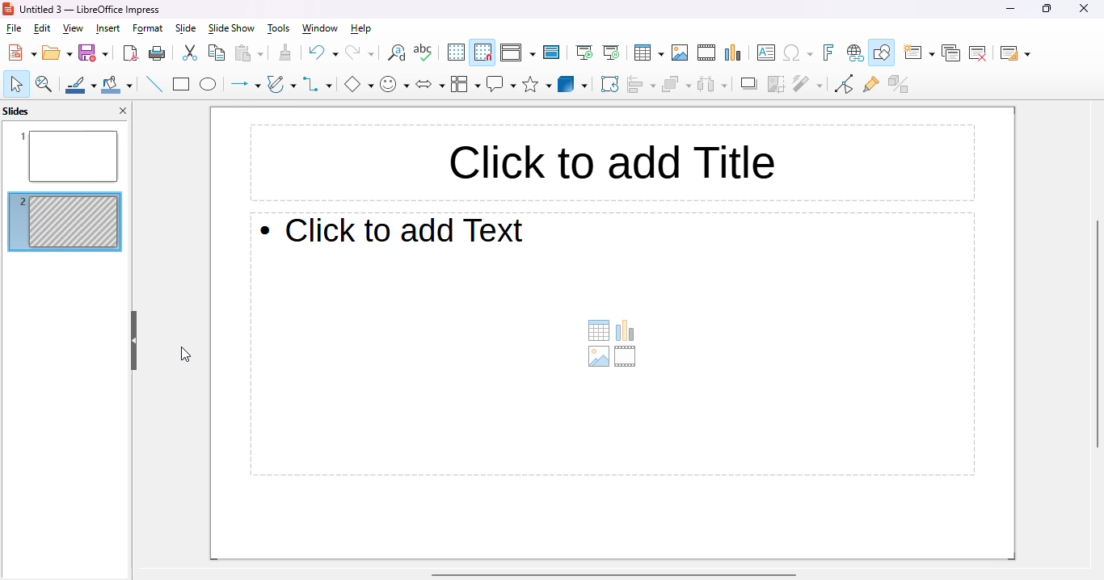 Image resolution: width=1104 pixels, height=580 pixels. I want to click on slide layout, so click(1015, 53).